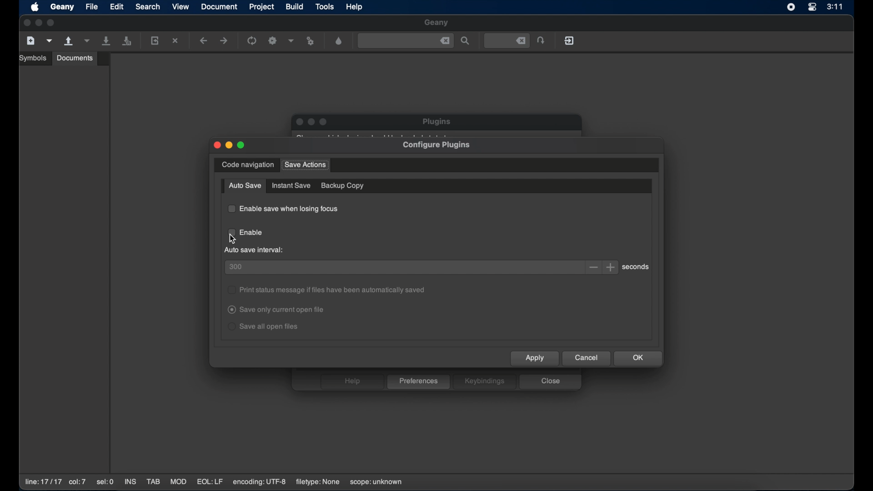  I want to click on backup copy, so click(343, 185).